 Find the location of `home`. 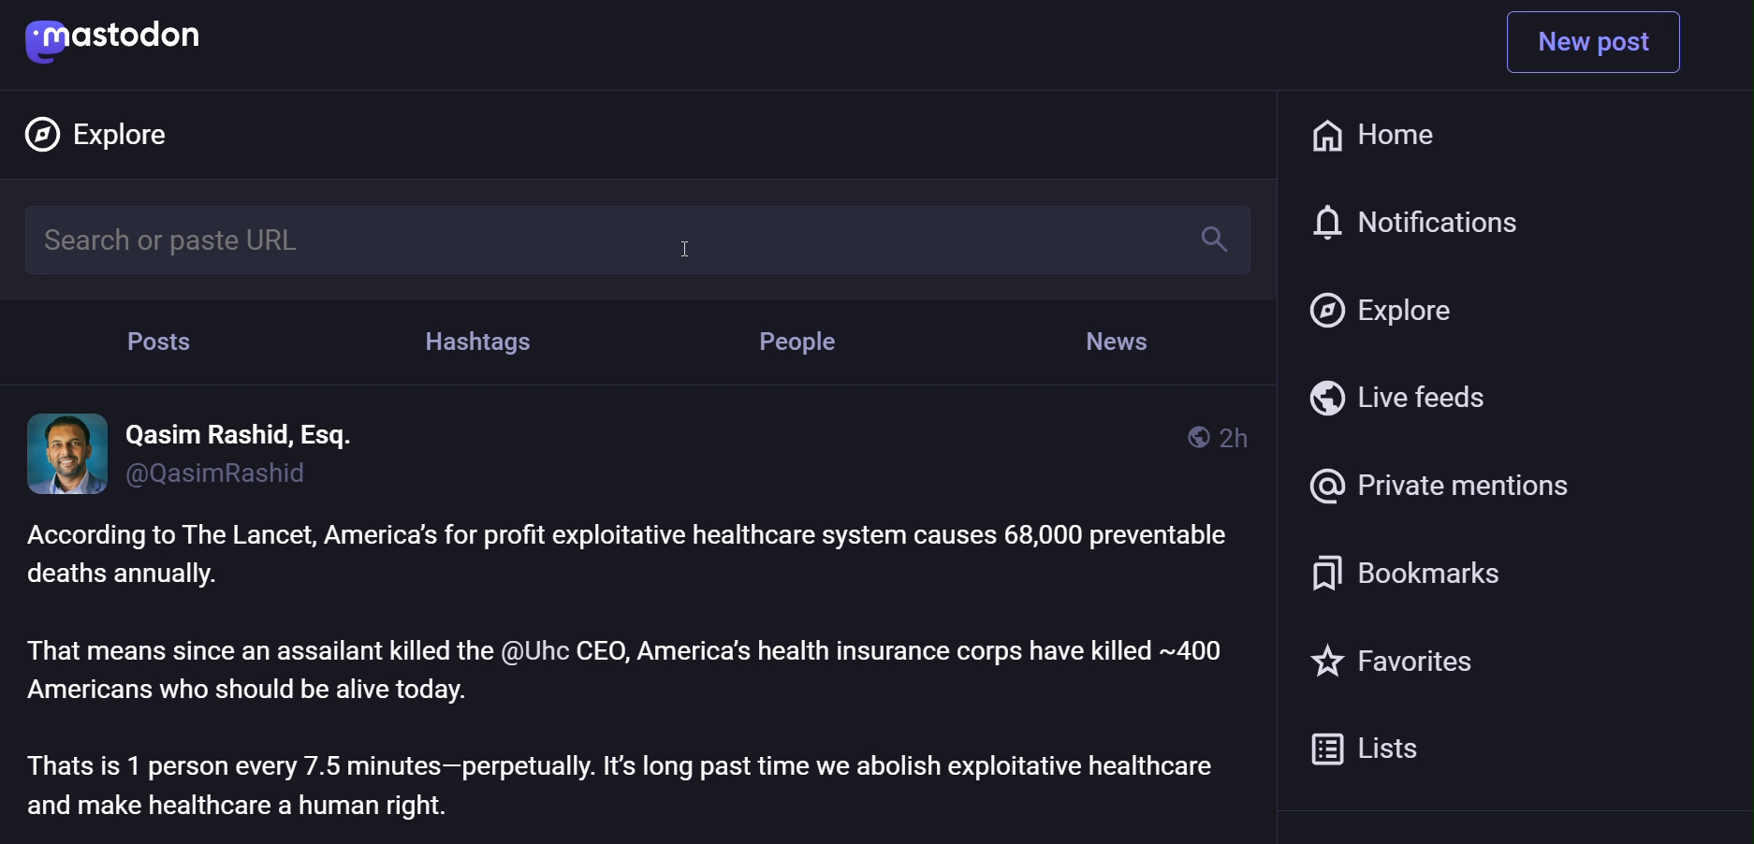

home is located at coordinates (1371, 137).